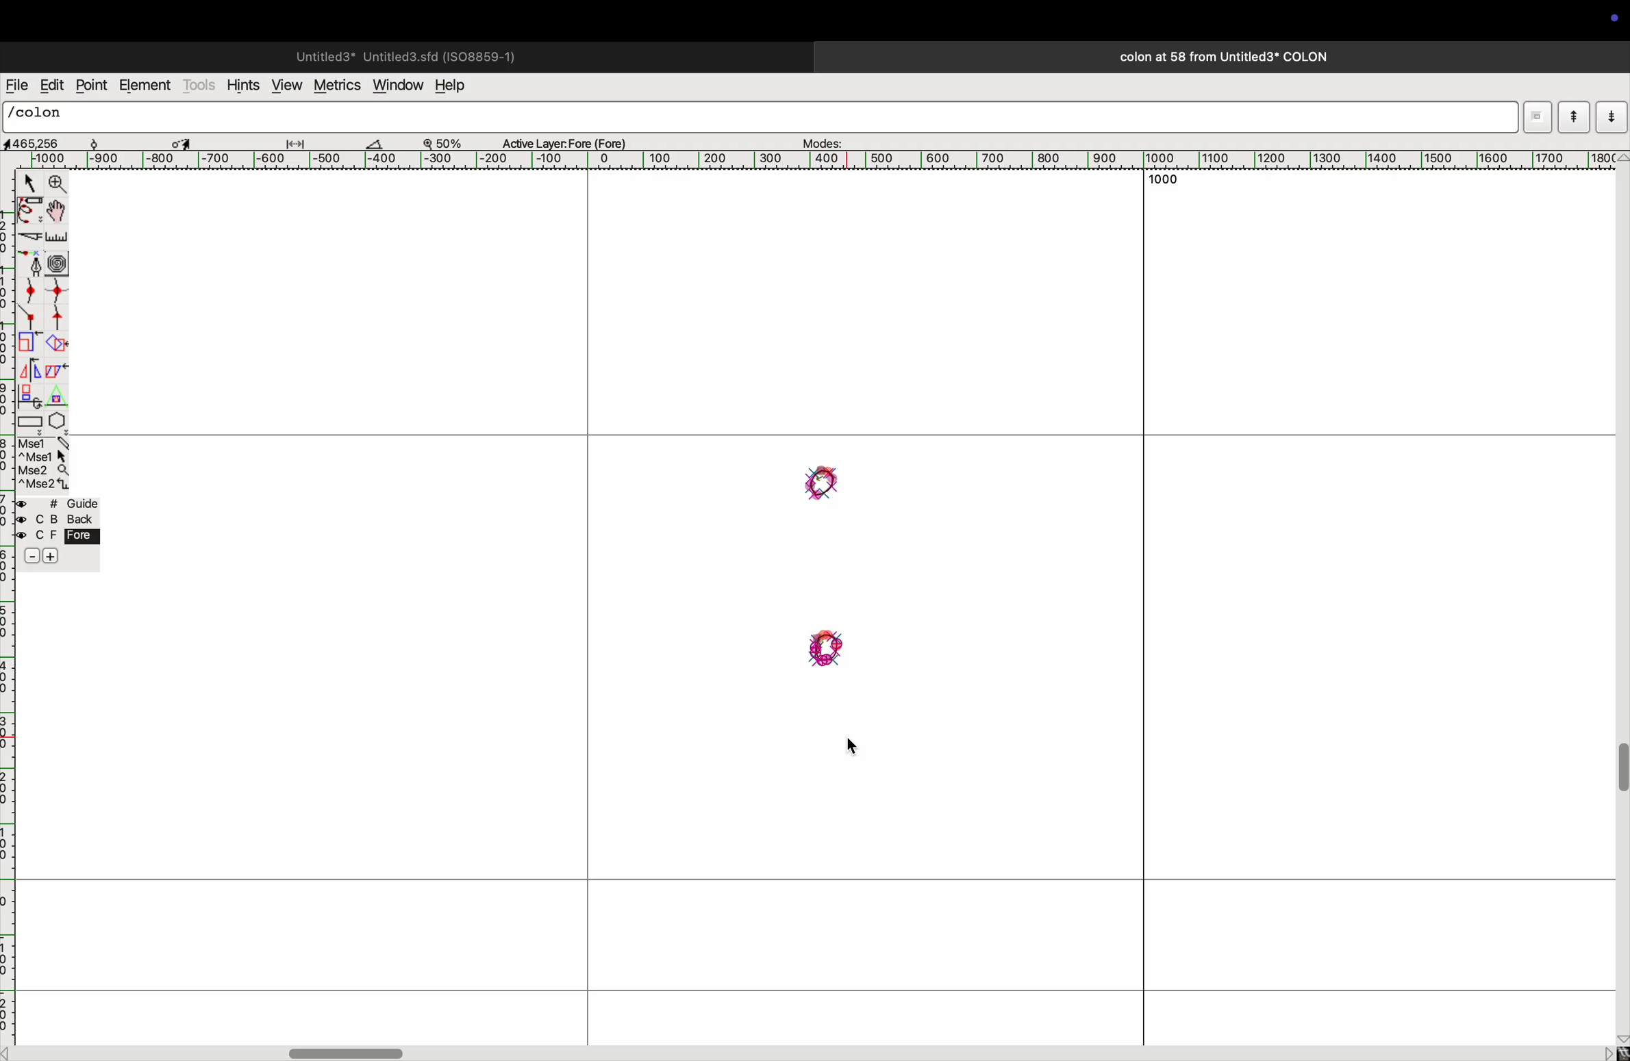 The height and width of the screenshot is (1061, 1630). What do you see at coordinates (60, 373) in the screenshot?
I see `copy` at bounding box center [60, 373].